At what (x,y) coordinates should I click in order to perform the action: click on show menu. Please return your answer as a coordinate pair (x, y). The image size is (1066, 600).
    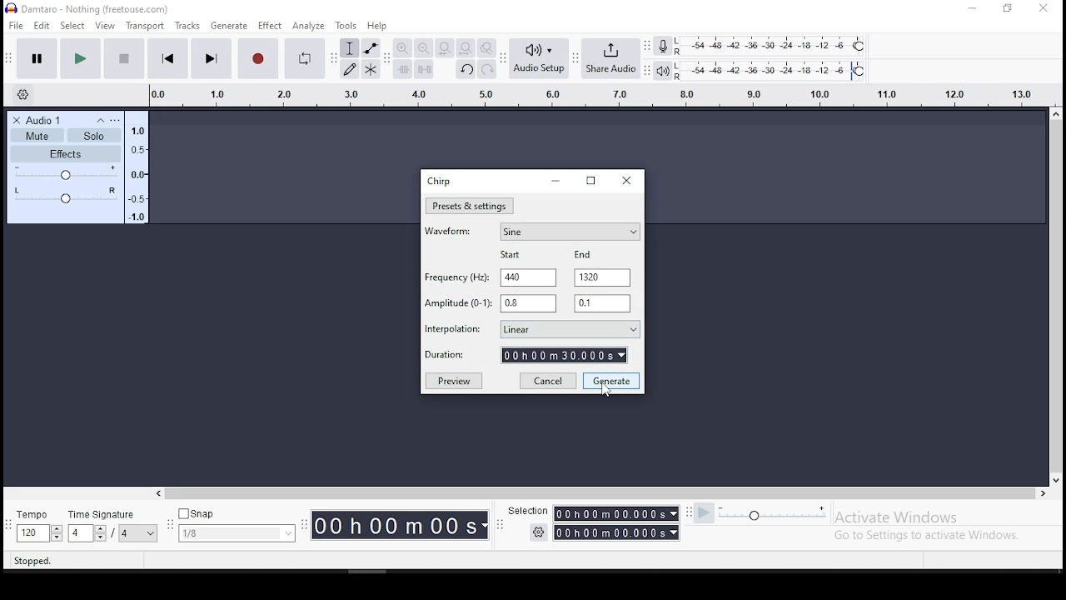
    Looking at the image, I should click on (305, 532).